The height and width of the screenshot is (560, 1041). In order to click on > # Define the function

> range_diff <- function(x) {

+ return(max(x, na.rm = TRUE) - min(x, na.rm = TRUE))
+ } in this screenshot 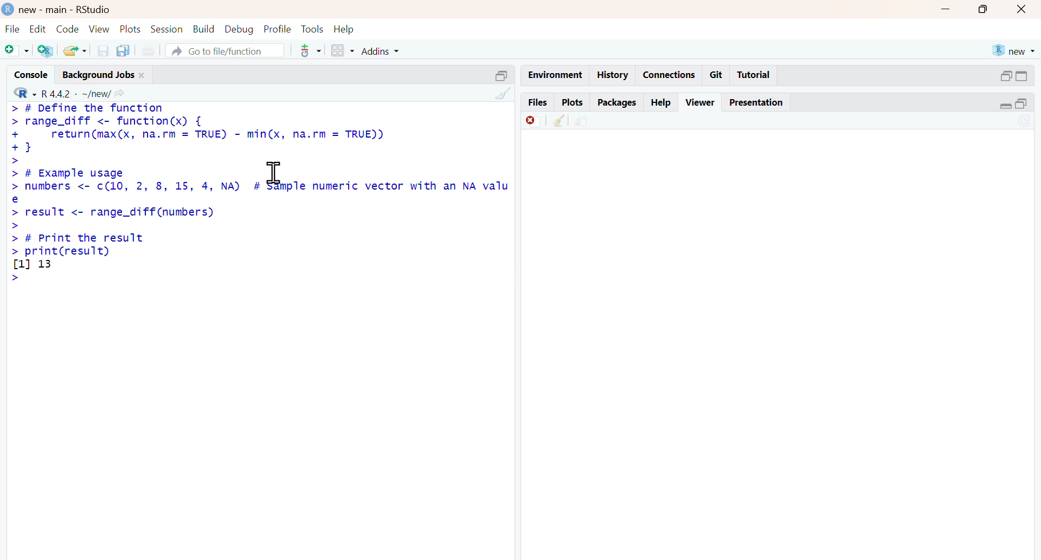, I will do `click(197, 129)`.